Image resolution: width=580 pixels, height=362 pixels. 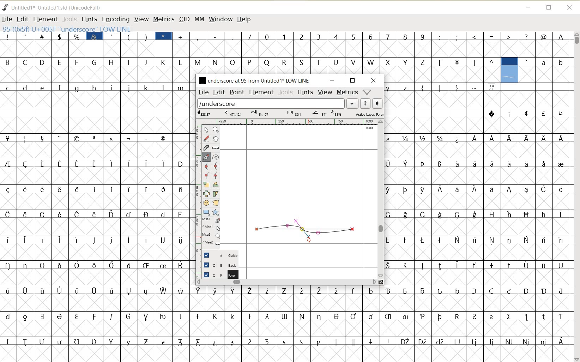 What do you see at coordinates (96, 192) in the screenshot?
I see `GLYPHY CHARACTERS` at bounding box center [96, 192].